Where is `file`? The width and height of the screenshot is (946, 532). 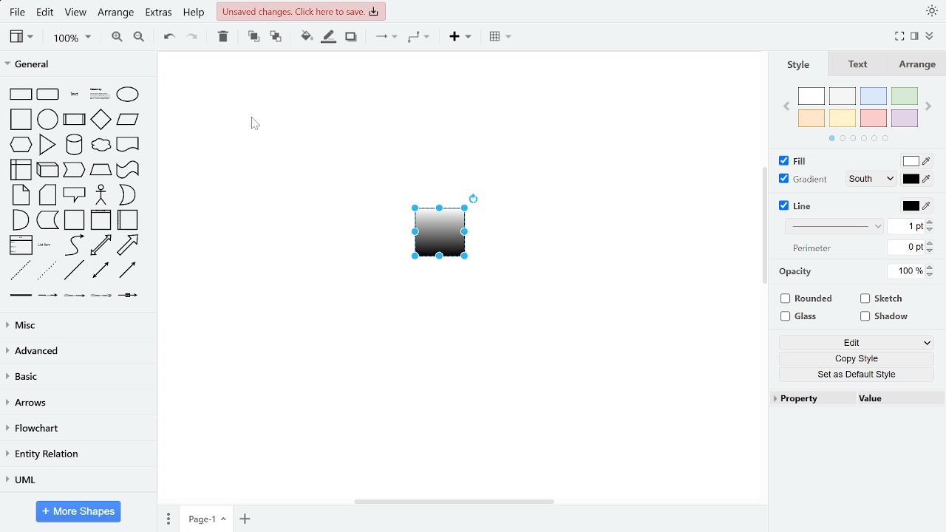 file is located at coordinates (16, 13).